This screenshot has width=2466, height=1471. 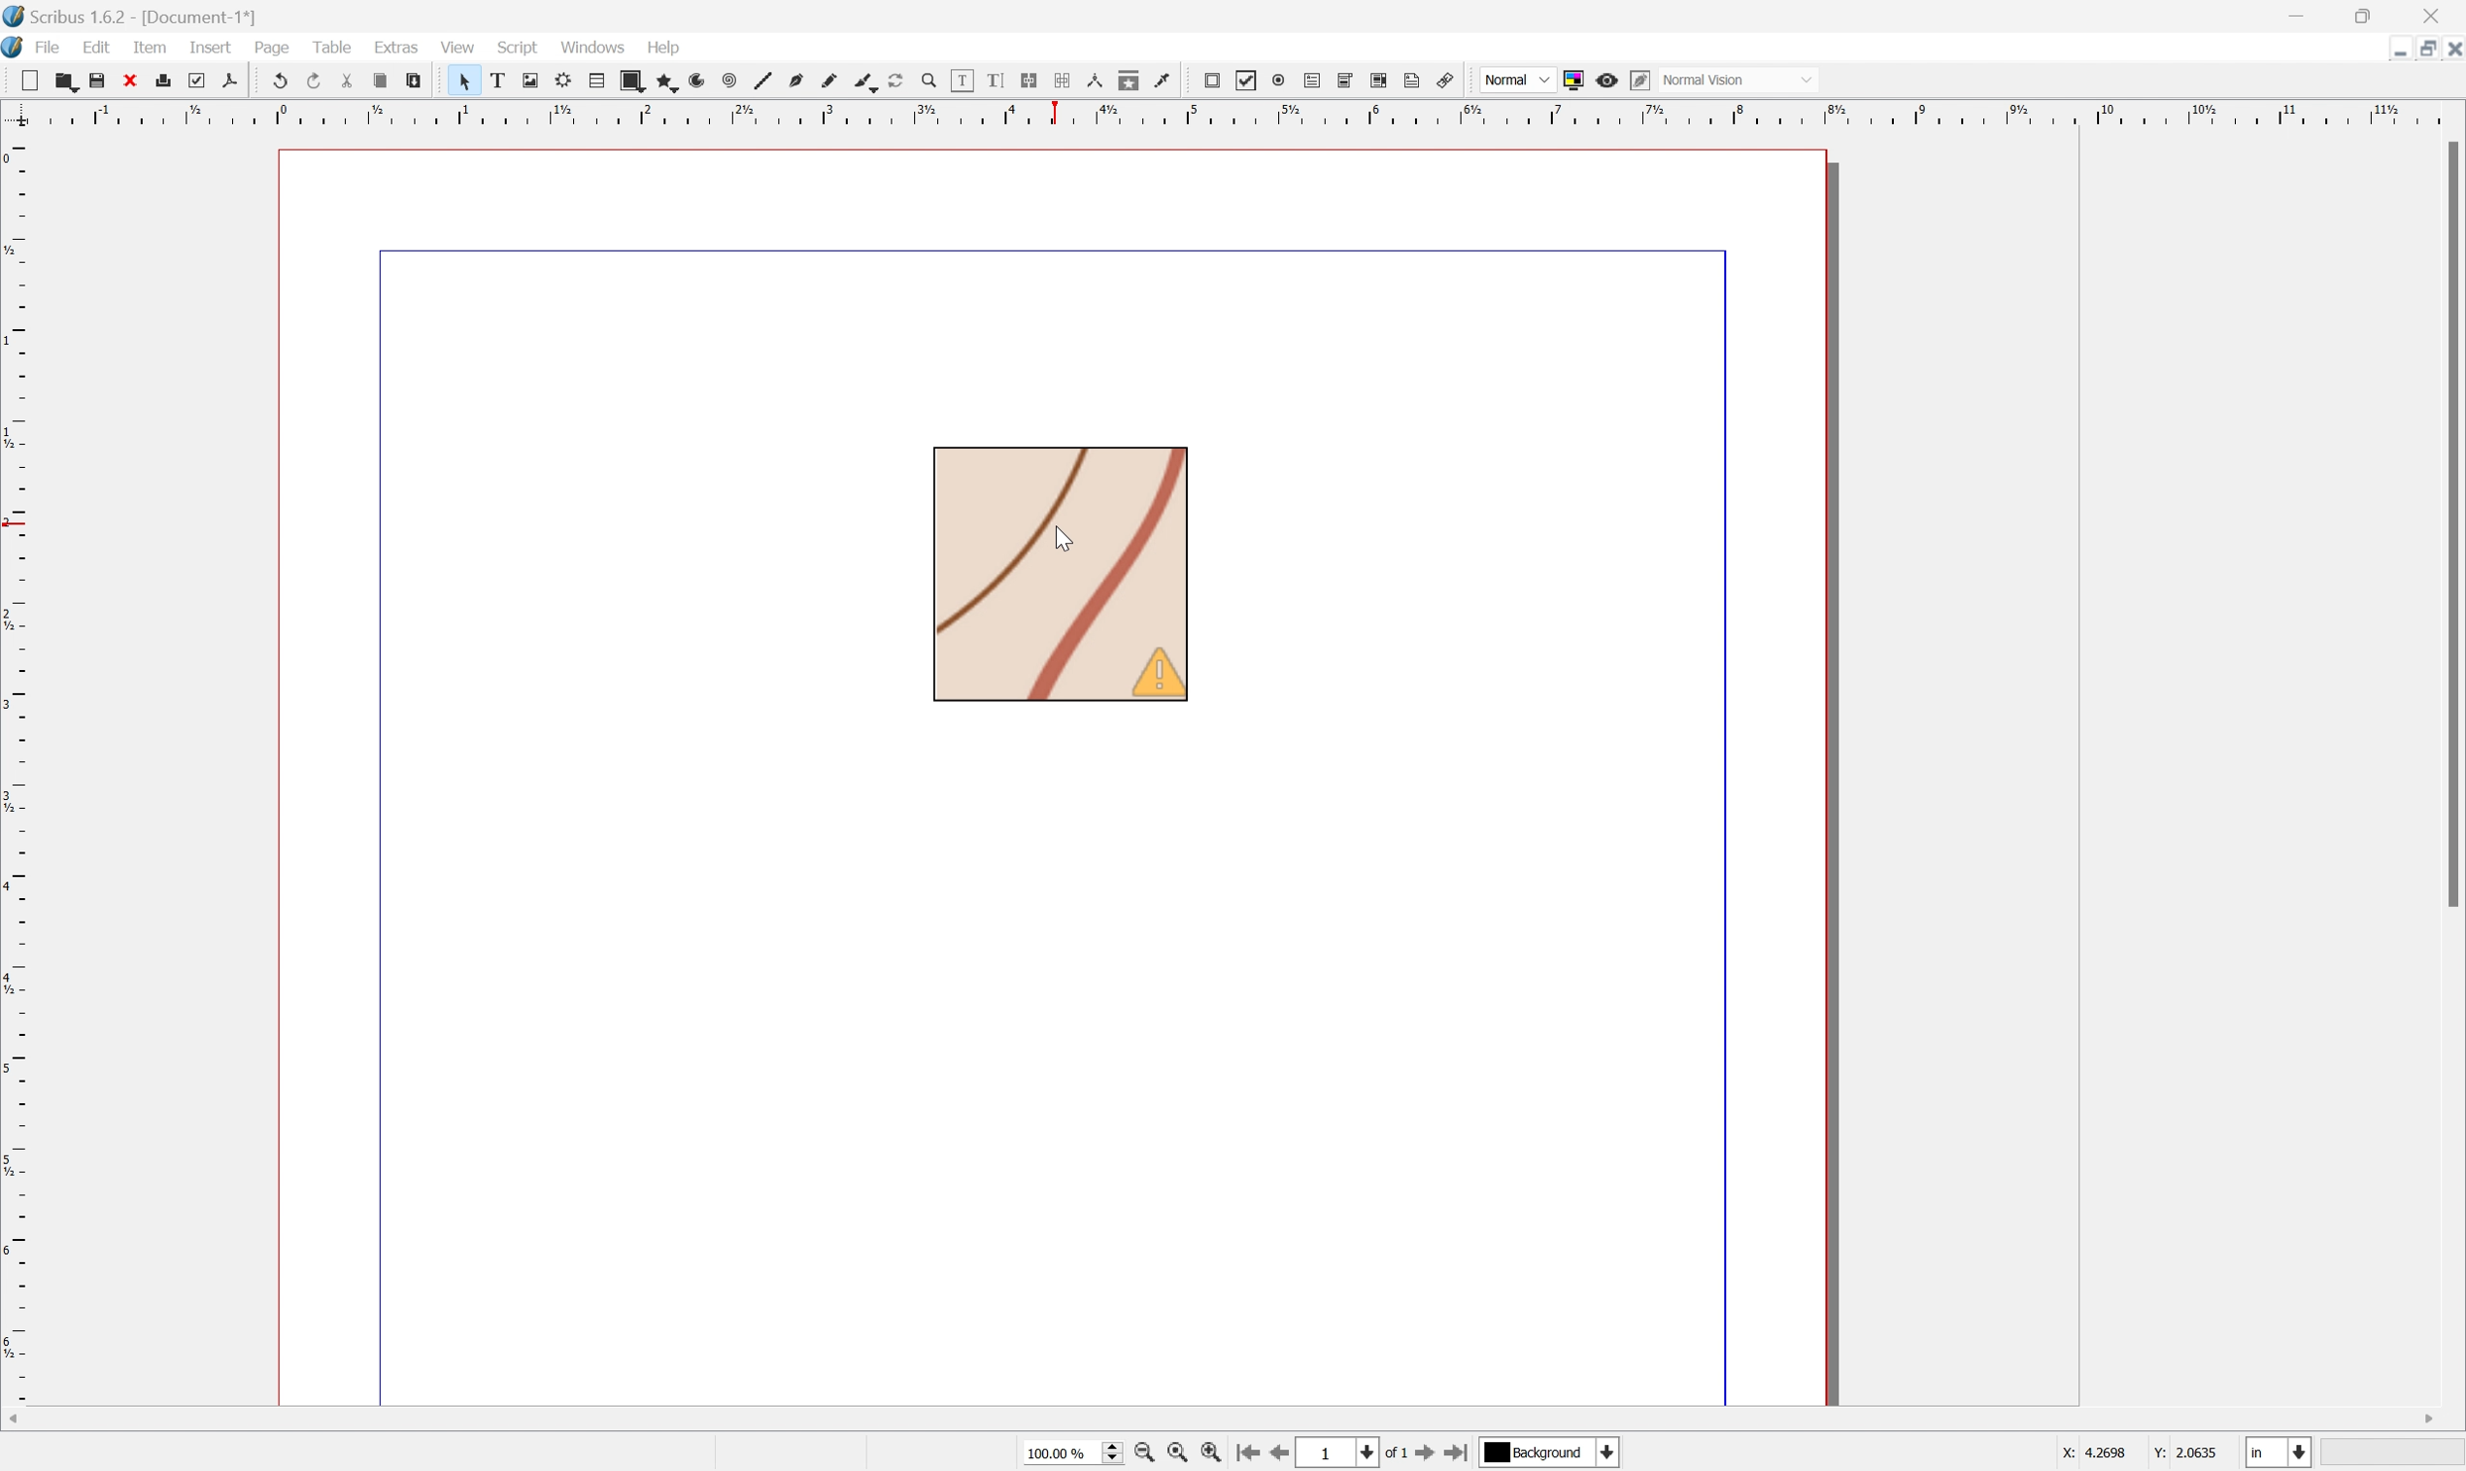 What do you see at coordinates (1742, 77) in the screenshot?
I see `Normal Vision` at bounding box center [1742, 77].